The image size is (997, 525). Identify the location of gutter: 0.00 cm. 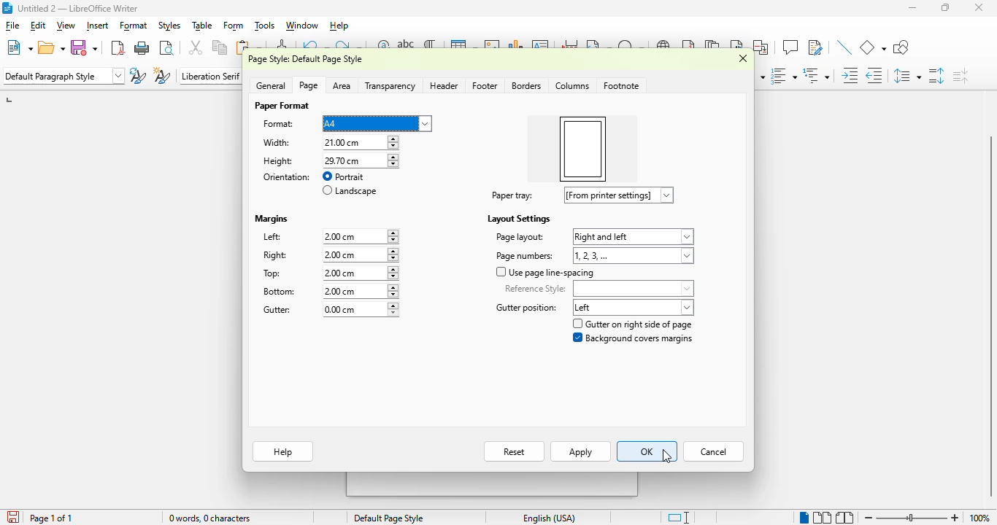
(327, 310).